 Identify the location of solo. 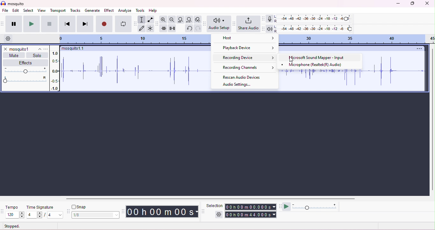
(37, 55).